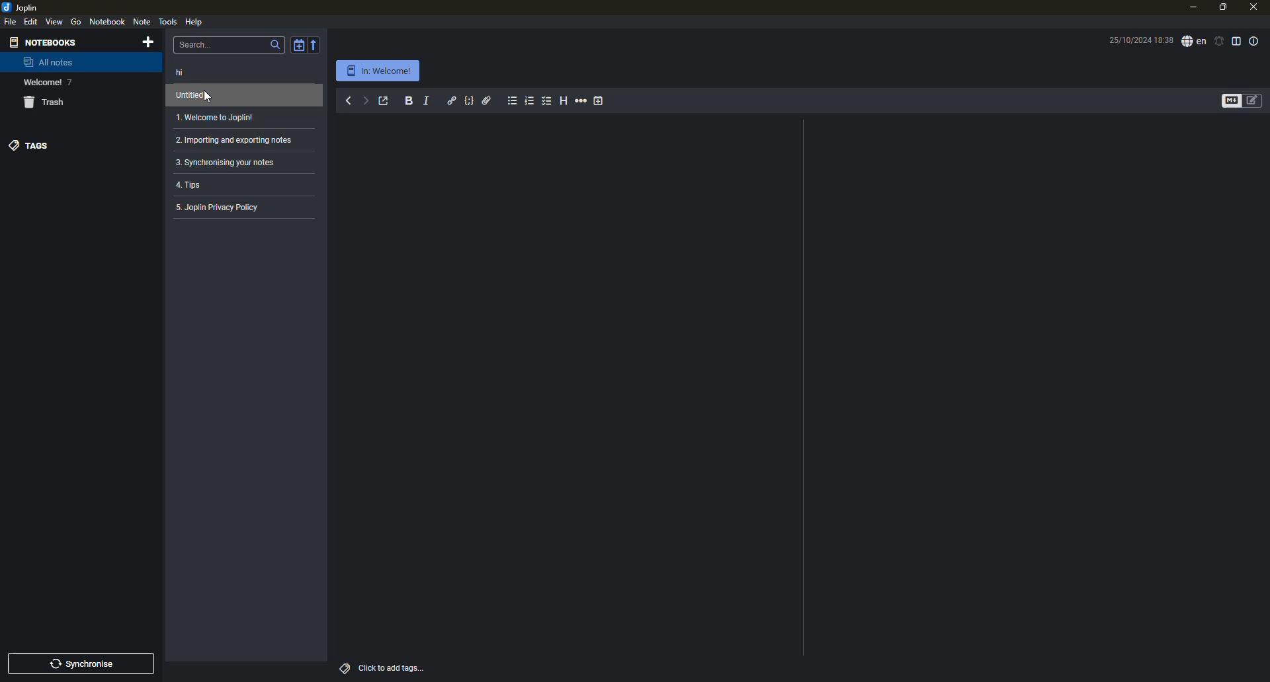  Describe the element at coordinates (1256, 7) in the screenshot. I see `close` at that location.